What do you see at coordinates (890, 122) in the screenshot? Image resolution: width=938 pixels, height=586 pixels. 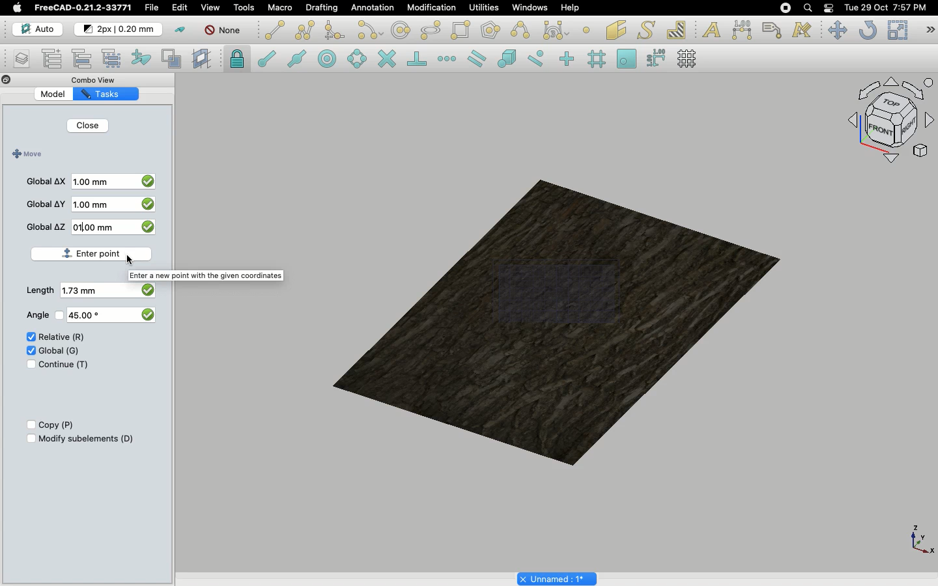 I see `Navigation styles` at bounding box center [890, 122].